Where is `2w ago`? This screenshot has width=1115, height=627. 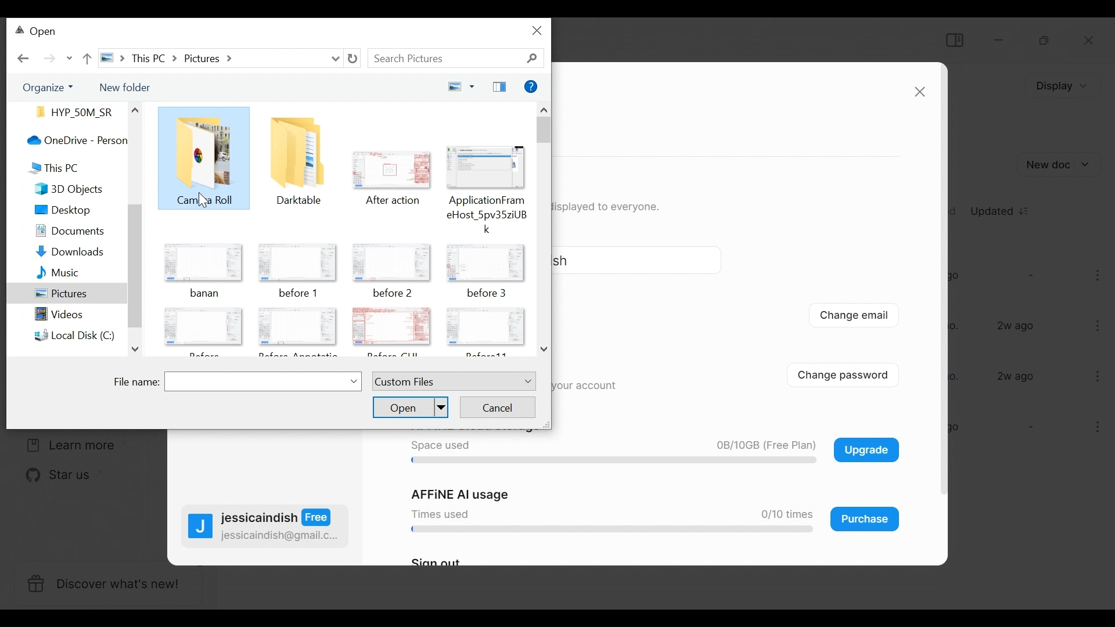
2w ago is located at coordinates (1017, 326).